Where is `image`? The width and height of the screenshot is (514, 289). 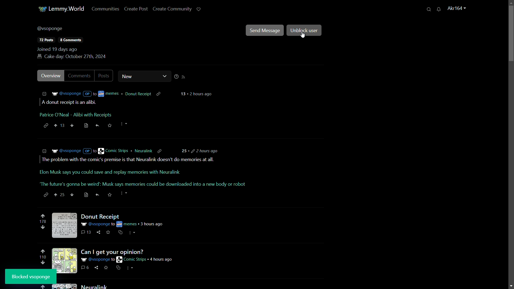
image is located at coordinates (66, 226).